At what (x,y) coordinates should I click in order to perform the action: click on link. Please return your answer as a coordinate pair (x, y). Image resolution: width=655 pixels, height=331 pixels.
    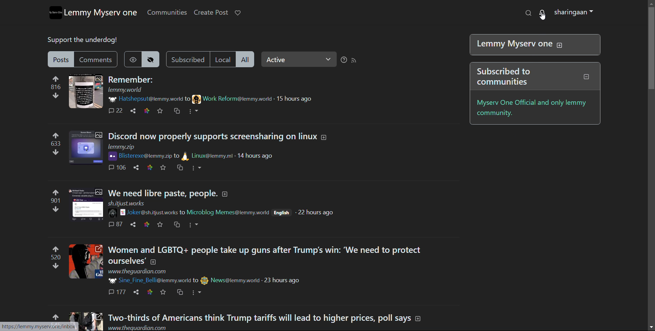
    Looking at the image, I should click on (146, 225).